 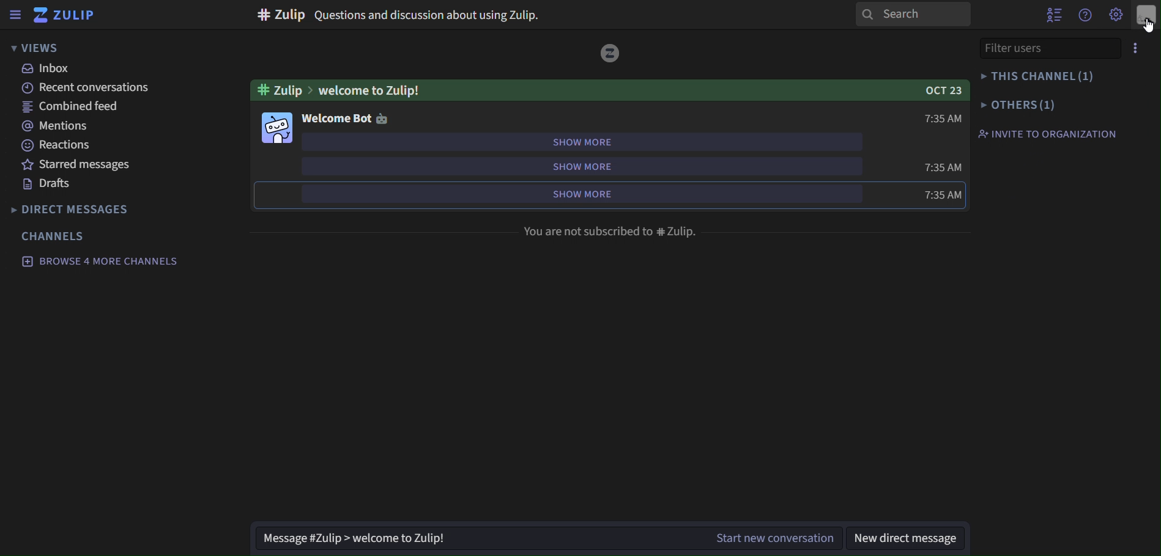 I want to click on personal menu, so click(x=1147, y=15).